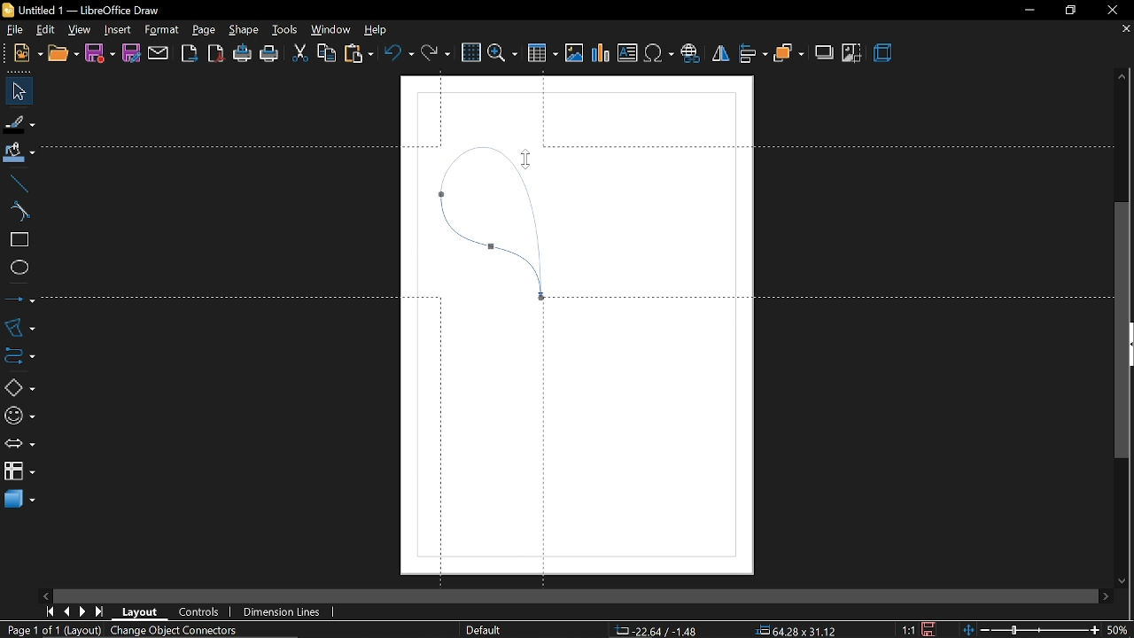  Describe the element at coordinates (579, 323) in the screenshot. I see `Canvas` at that location.